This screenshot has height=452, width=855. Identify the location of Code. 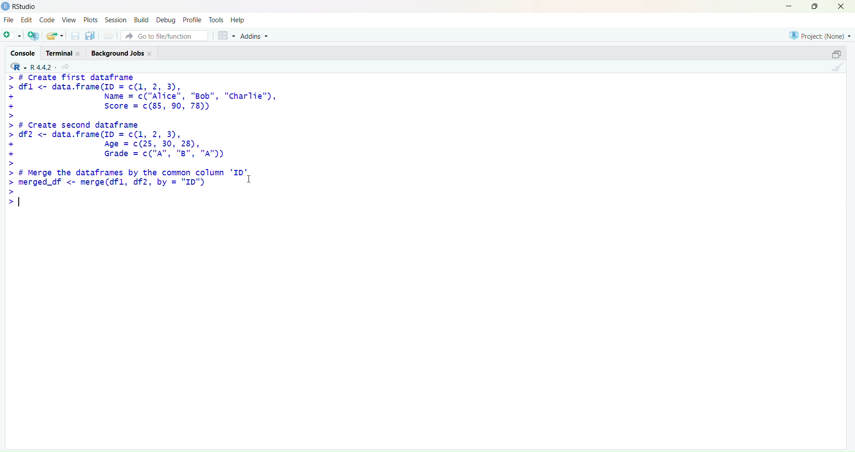
(49, 20).